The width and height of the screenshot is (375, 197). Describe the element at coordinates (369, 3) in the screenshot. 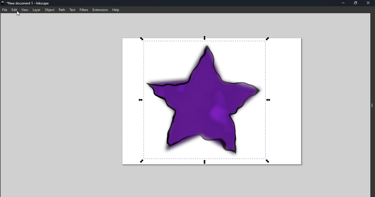

I see `Close` at that location.